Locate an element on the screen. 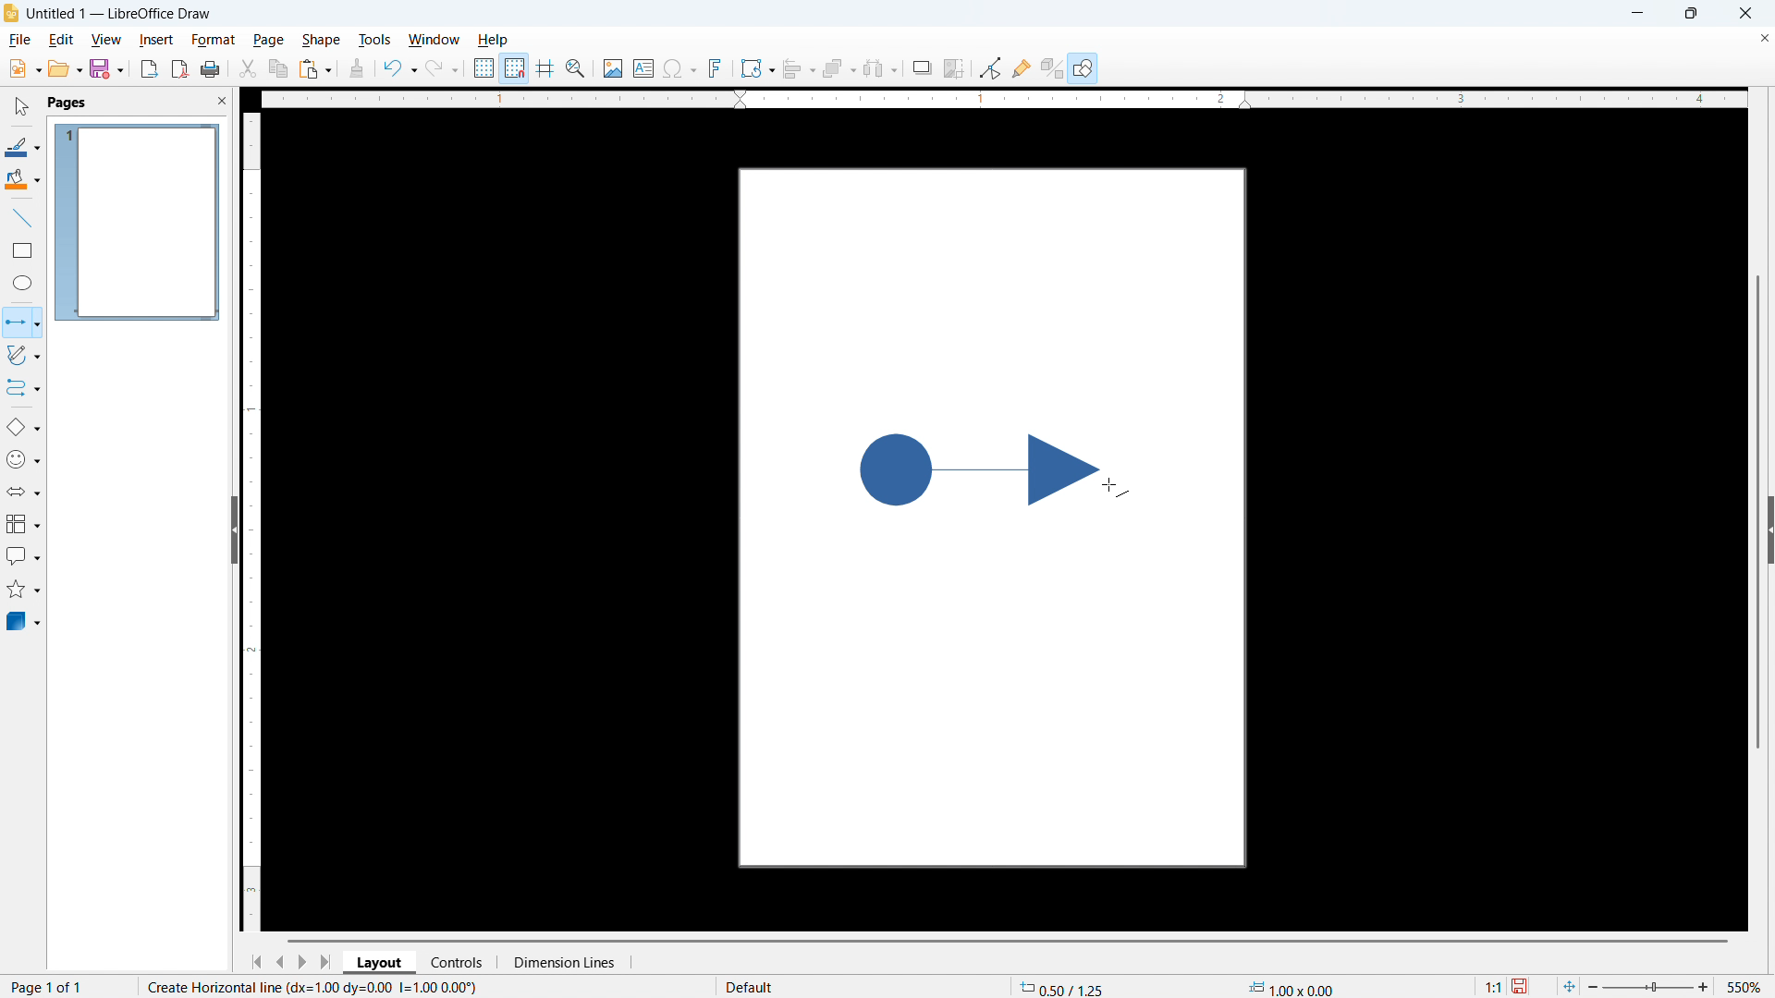 The image size is (1775, 998). Select  is located at coordinates (22, 108).